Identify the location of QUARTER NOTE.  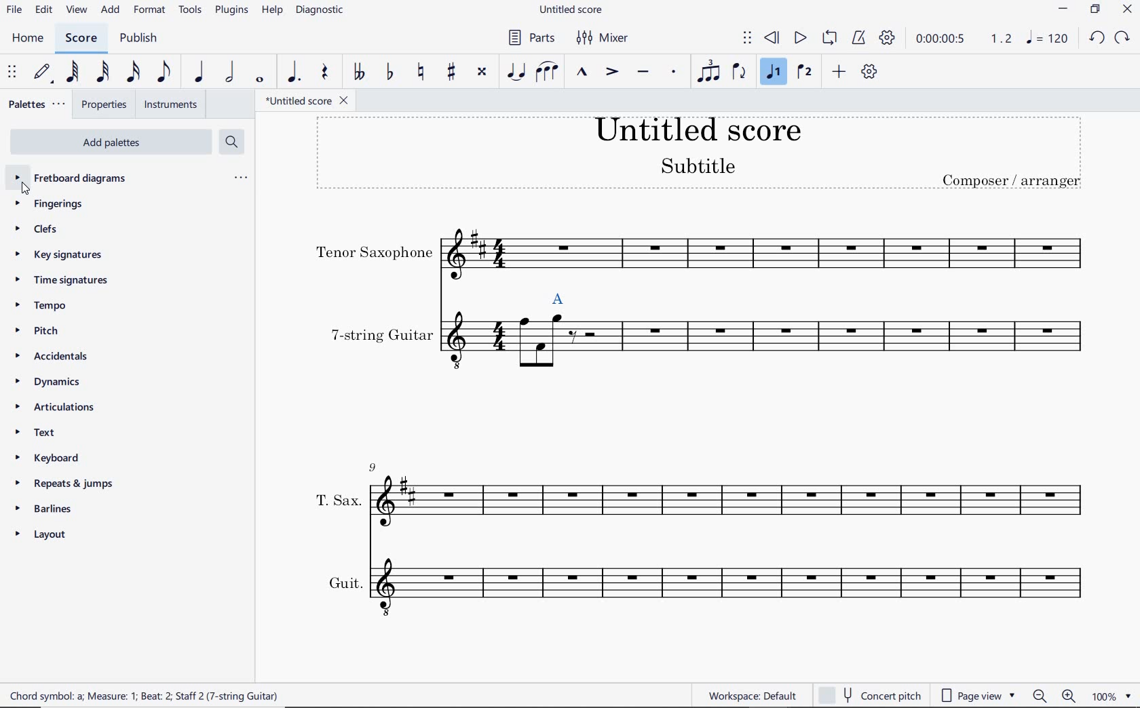
(197, 73).